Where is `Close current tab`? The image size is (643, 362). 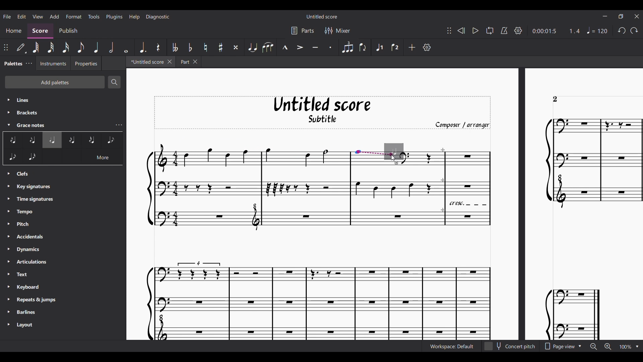
Close current tab is located at coordinates (169, 62).